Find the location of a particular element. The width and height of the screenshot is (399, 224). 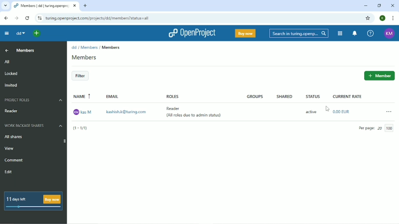

Reader is located at coordinates (176, 109).